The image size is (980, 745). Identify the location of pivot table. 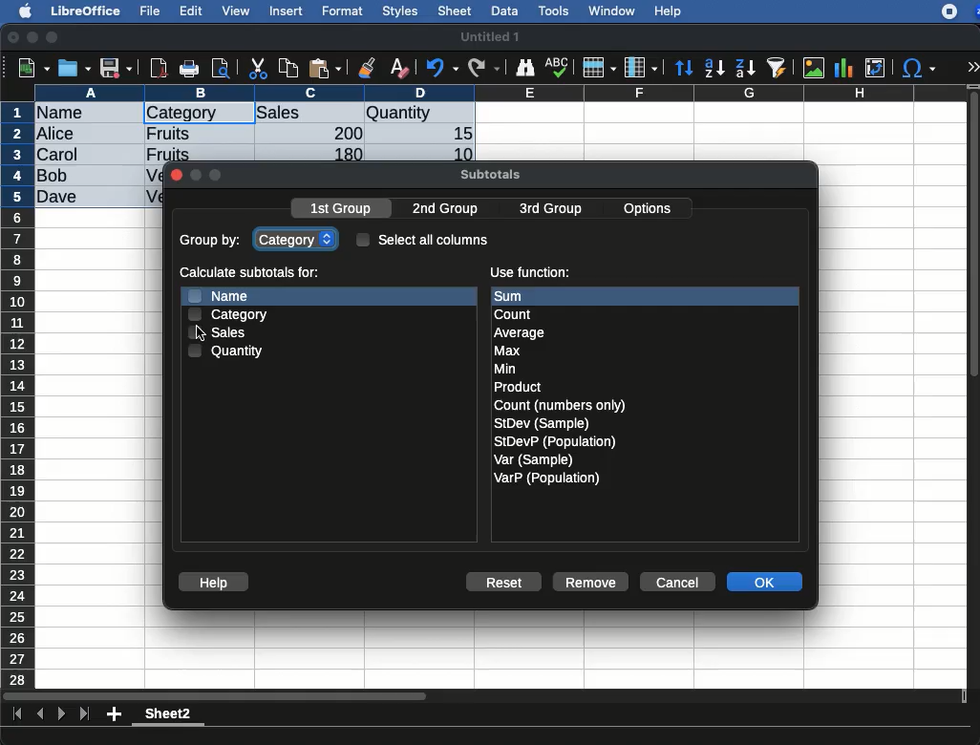
(875, 68).